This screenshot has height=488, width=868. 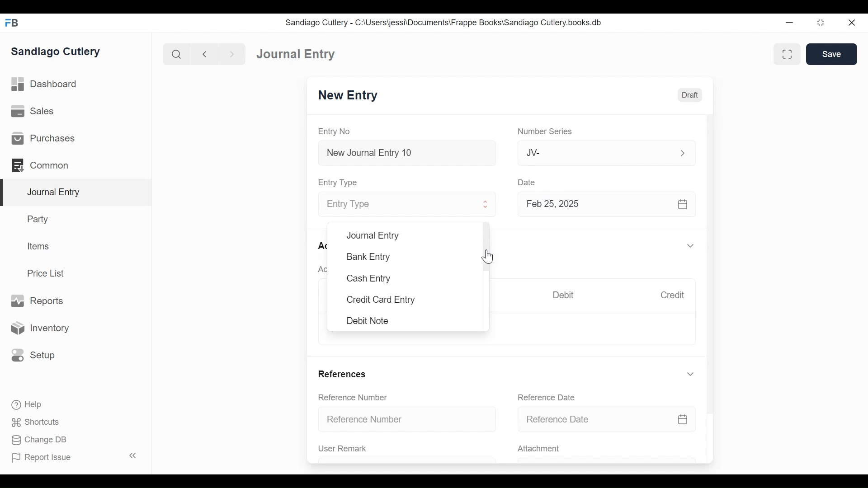 I want to click on Items, so click(x=39, y=247).